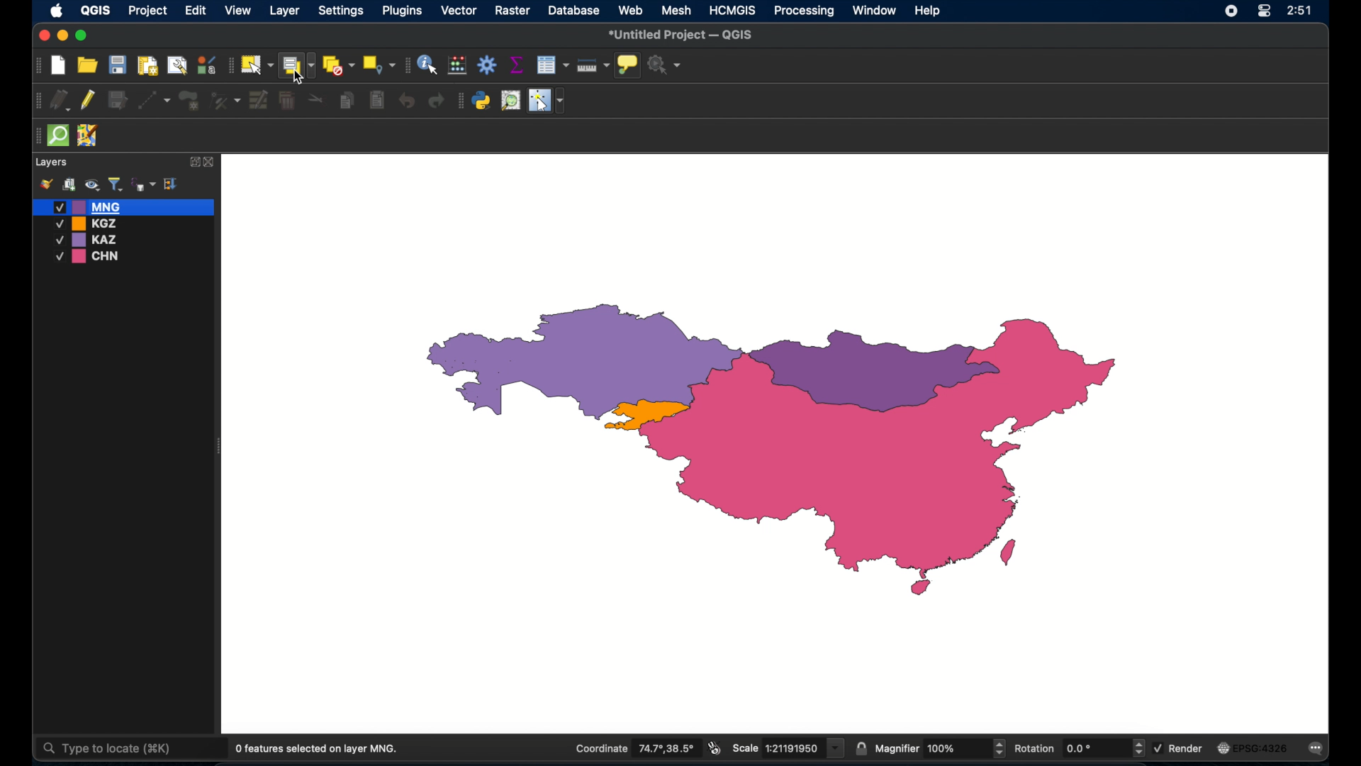 This screenshot has width=1361, height=766. Describe the element at coordinates (144, 183) in the screenshot. I see `filter legend by expression` at that location.